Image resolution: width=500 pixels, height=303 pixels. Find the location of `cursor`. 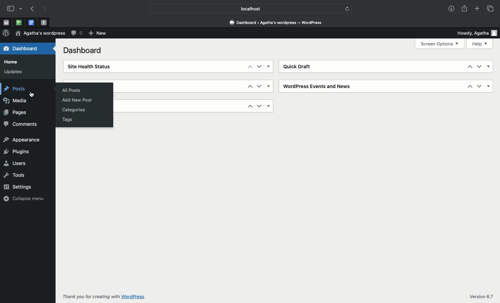

cursor is located at coordinates (33, 94).